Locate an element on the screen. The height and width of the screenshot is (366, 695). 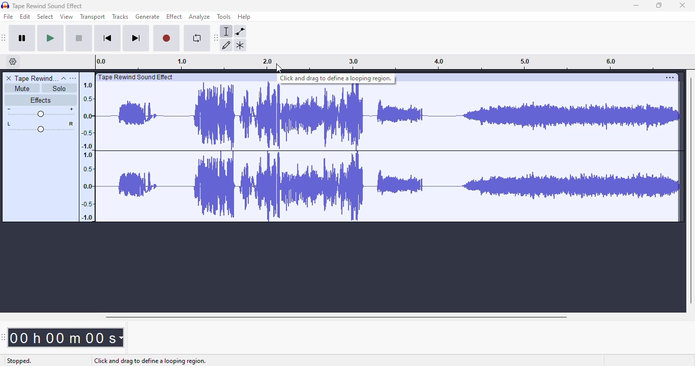
click and drag to define a looping region is located at coordinates (336, 78).